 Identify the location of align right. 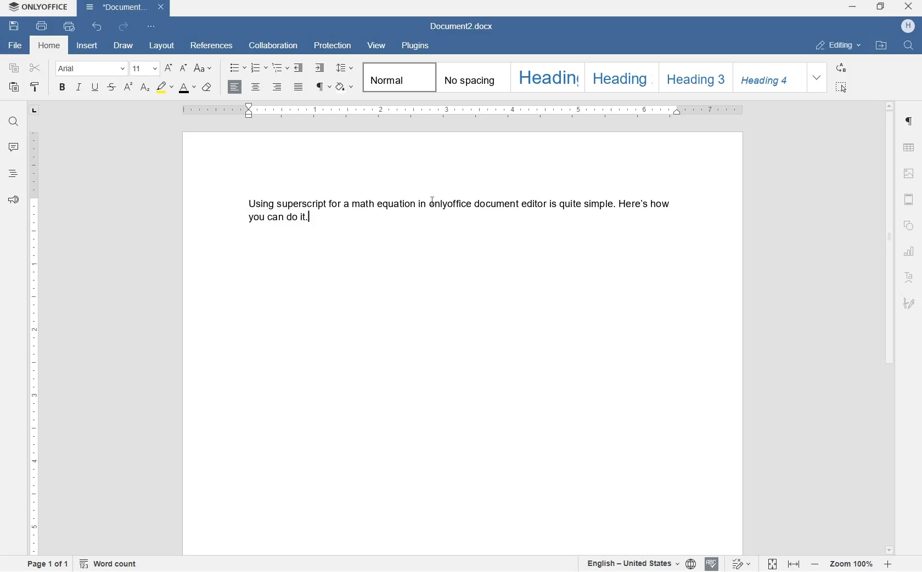
(278, 87).